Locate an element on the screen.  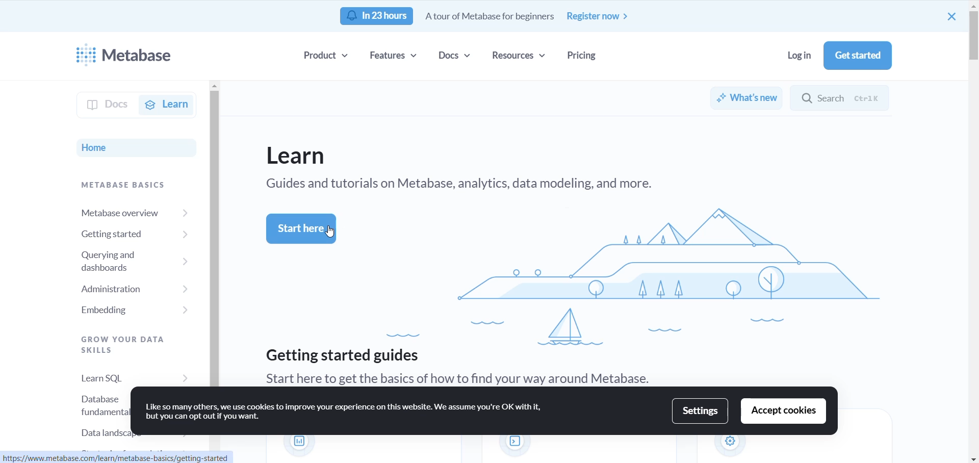
text is located at coordinates (347, 413).